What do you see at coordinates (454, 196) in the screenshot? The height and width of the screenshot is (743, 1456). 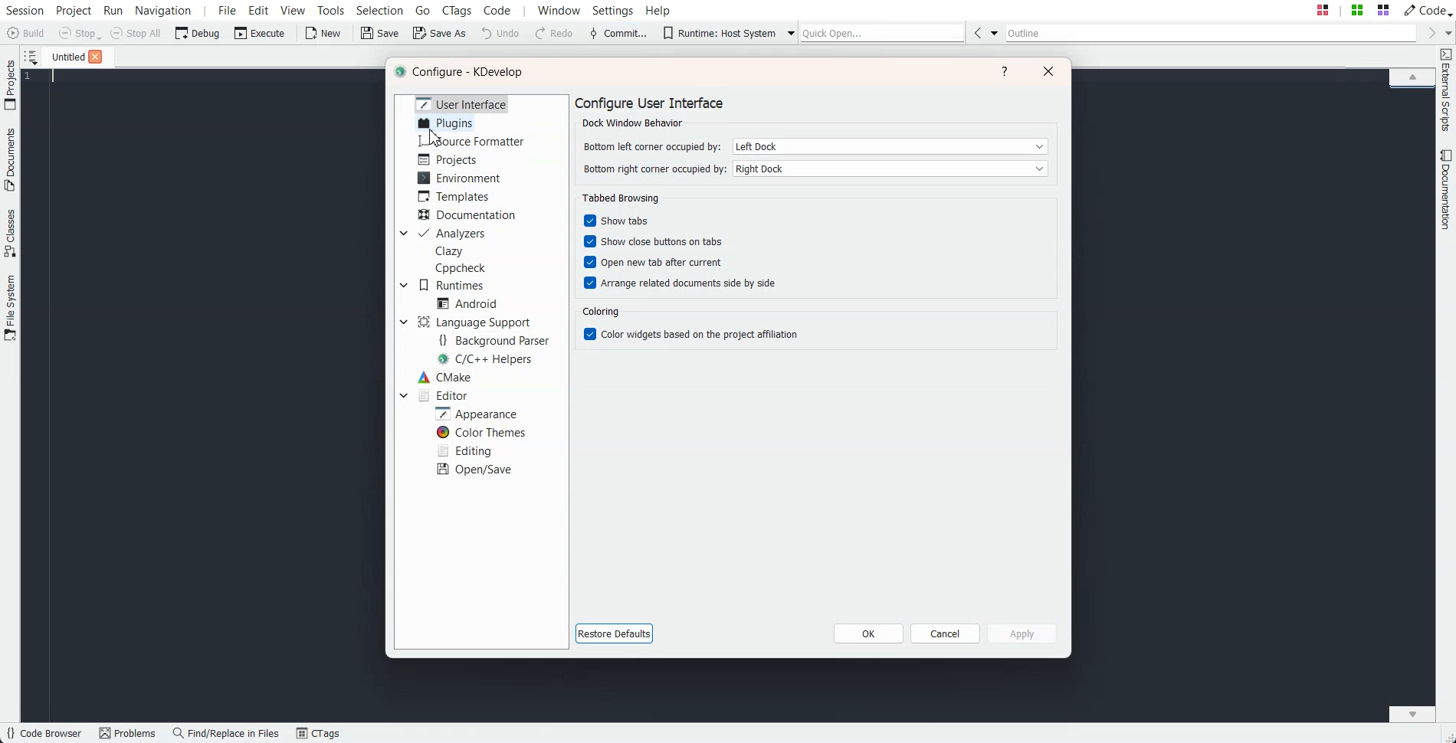 I see `Templates` at bounding box center [454, 196].